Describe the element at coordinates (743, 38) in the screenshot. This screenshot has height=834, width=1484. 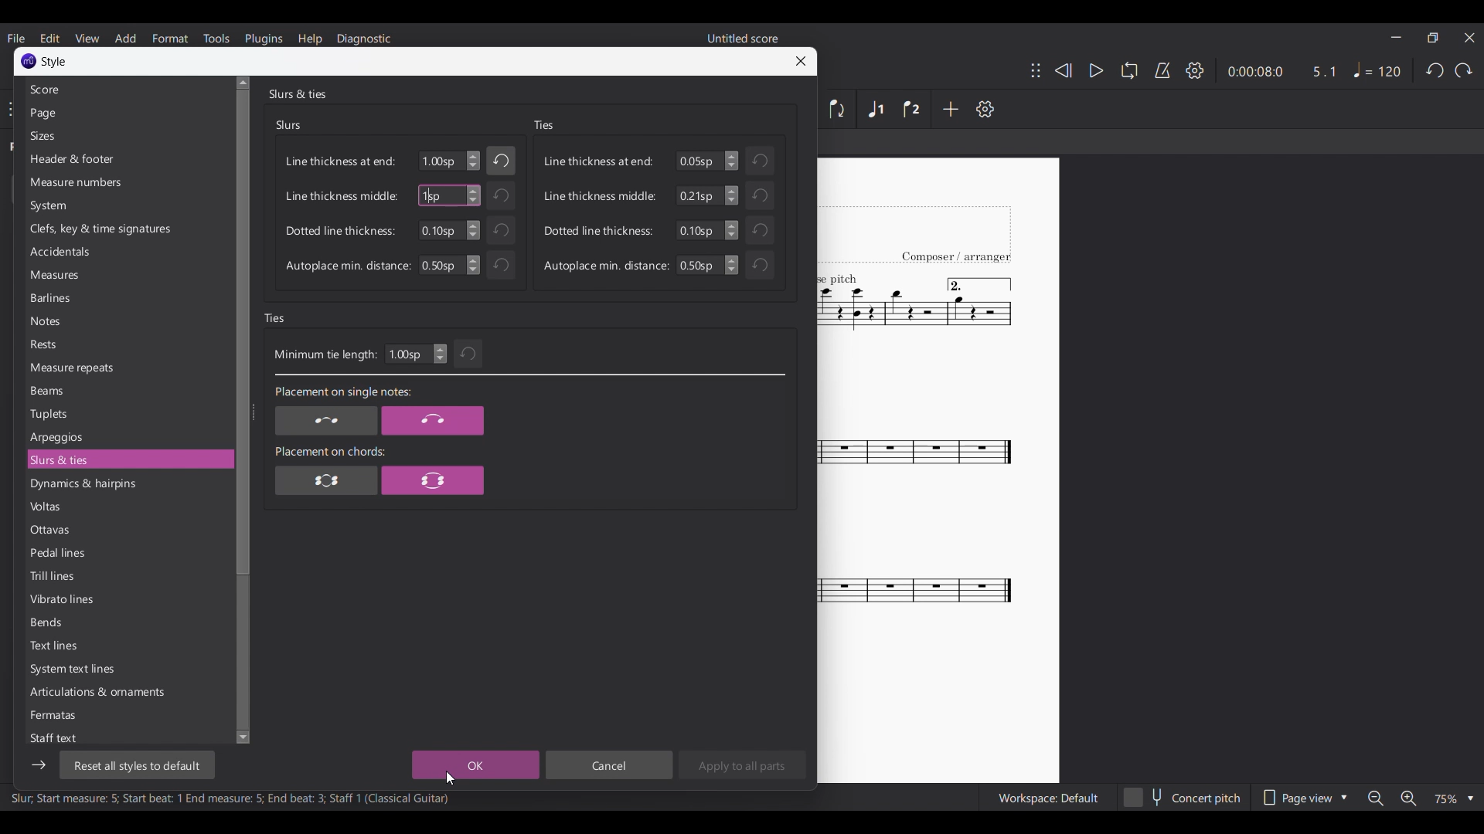
I see `Untitled score` at that location.